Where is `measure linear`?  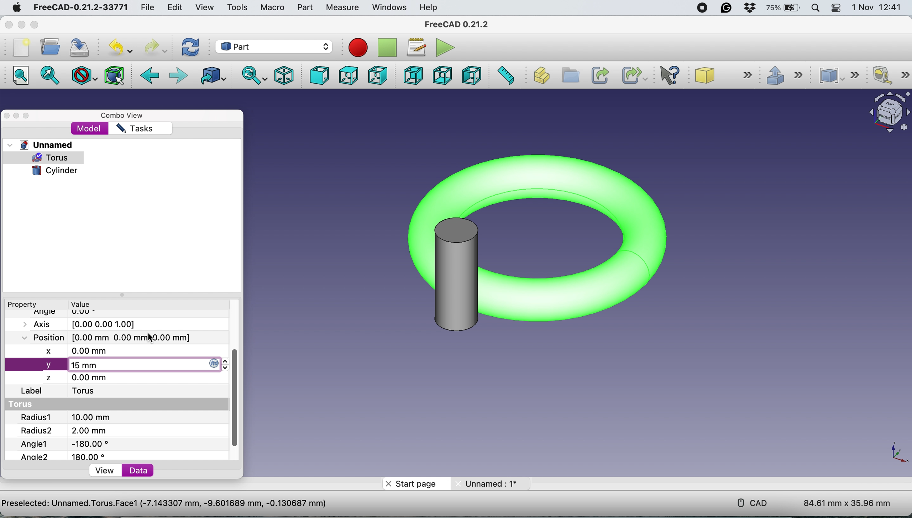
measure linear is located at coordinates (890, 75).